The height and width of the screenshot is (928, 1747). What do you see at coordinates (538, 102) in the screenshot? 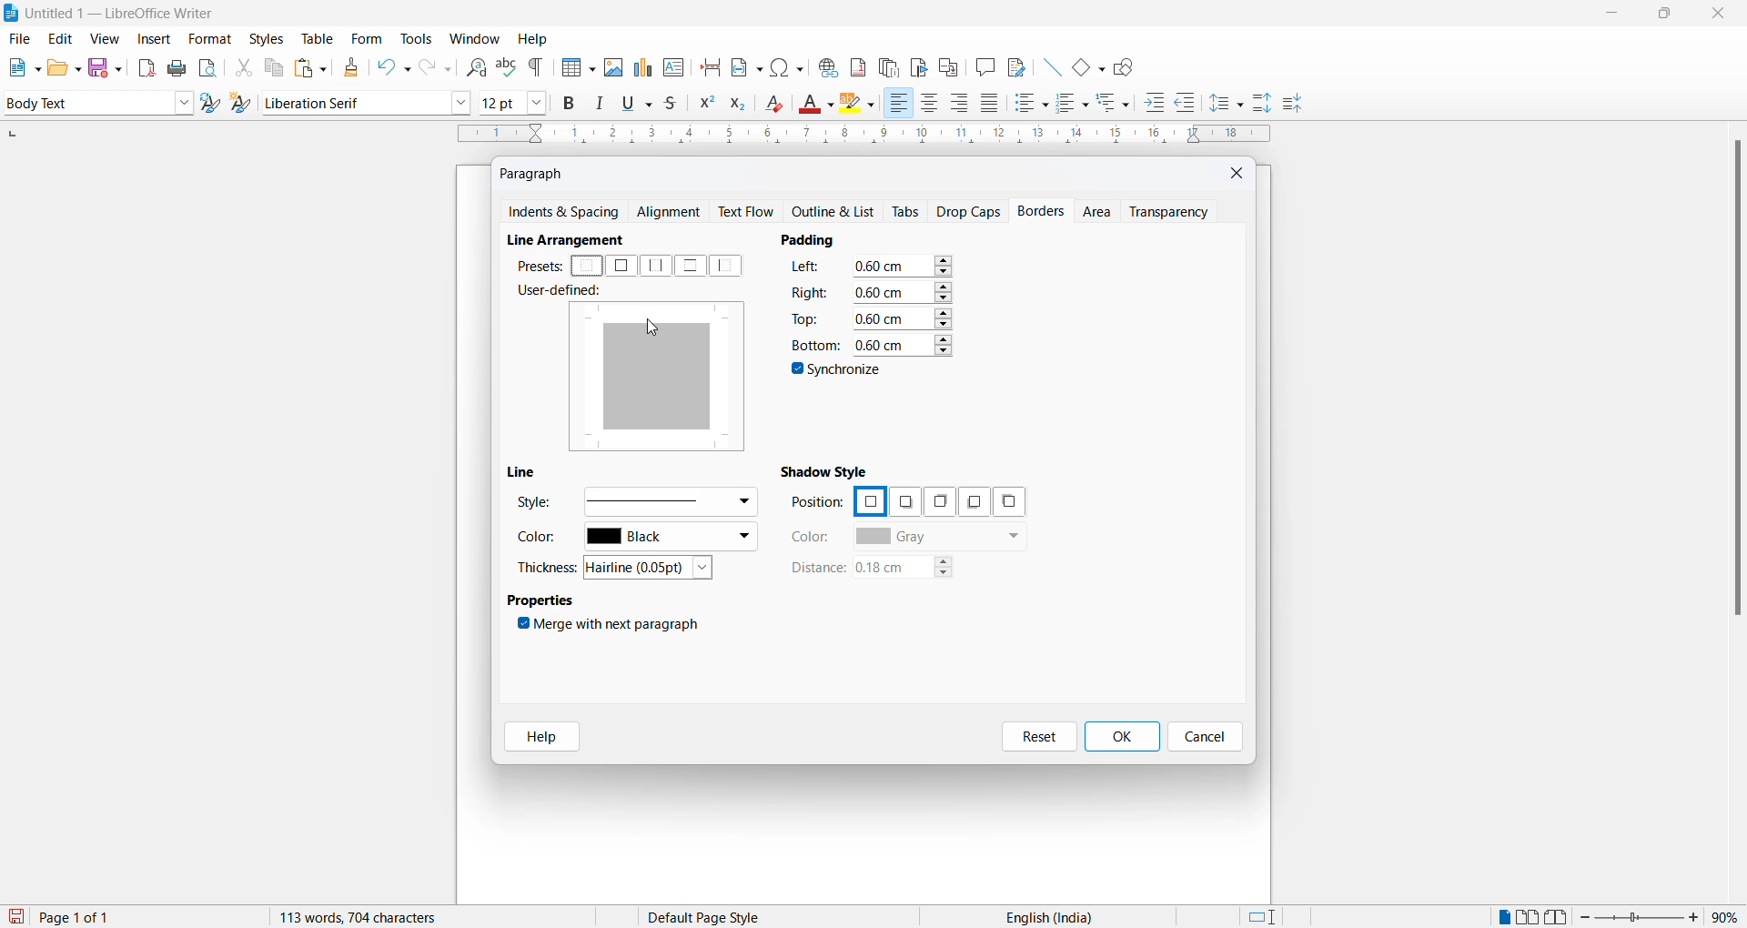
I see `font size options` at bounding box center [538, 102].